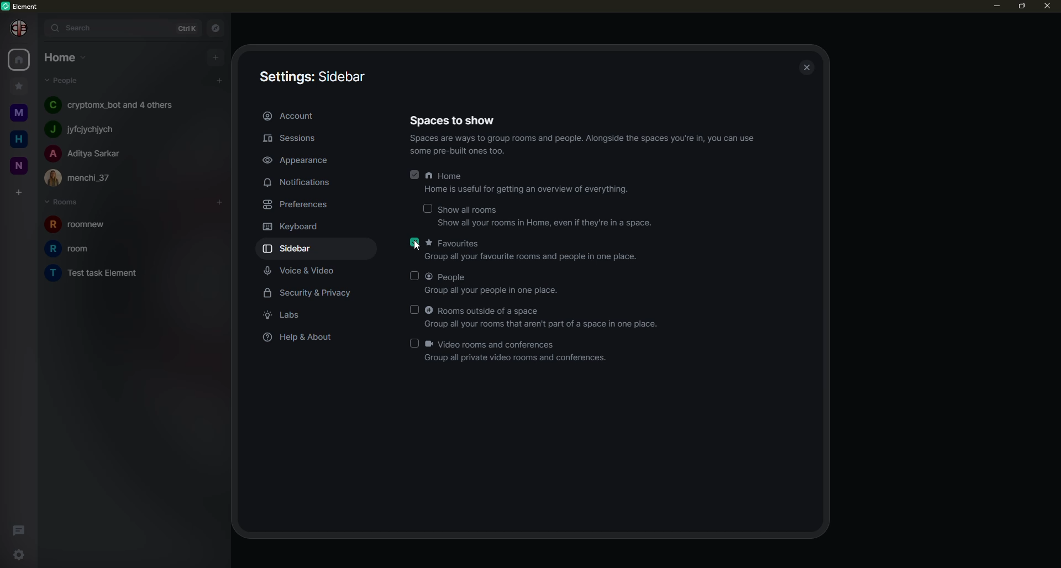  I want to click on labs, so click(285, 316).